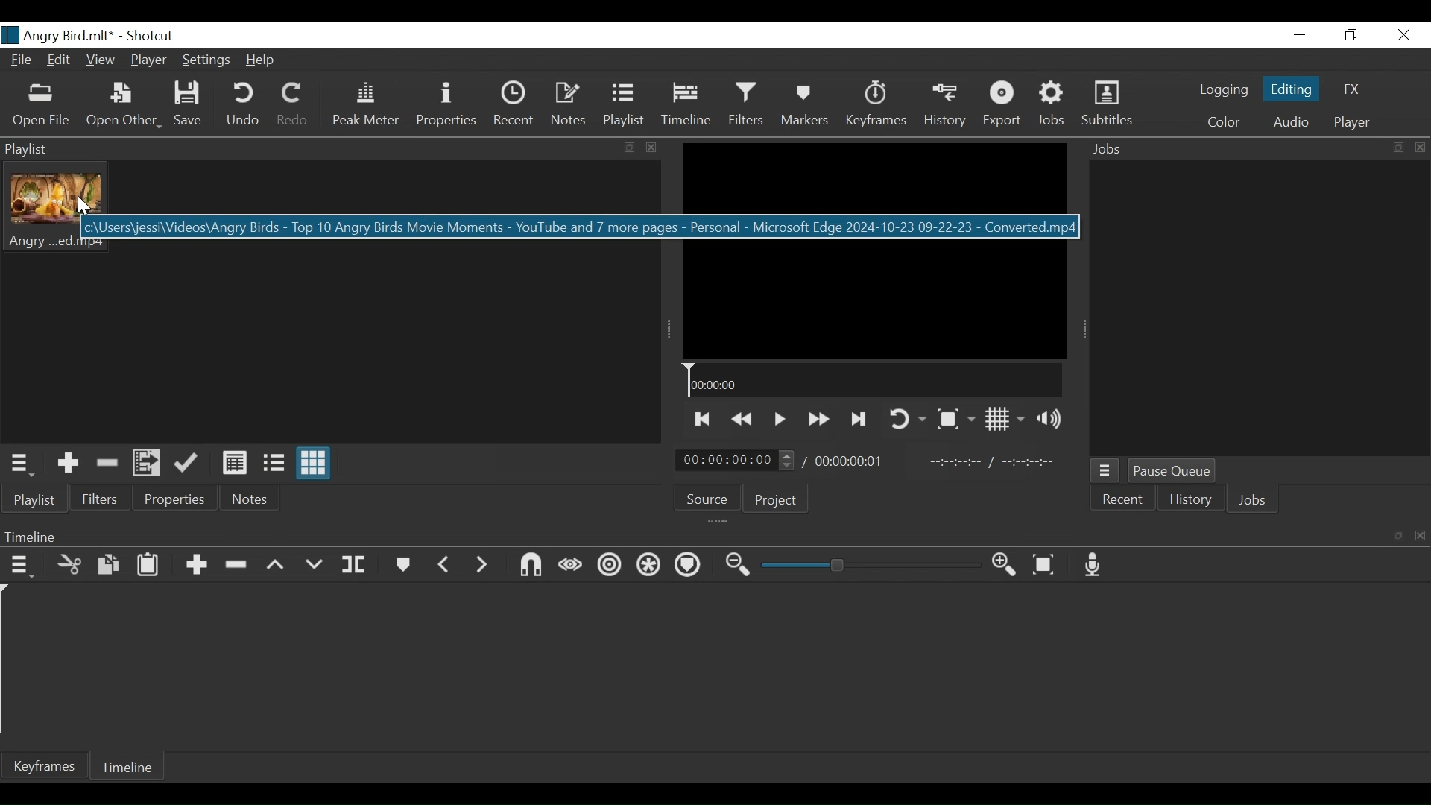  I want to click on Toggle player looping, so click(907, 420).